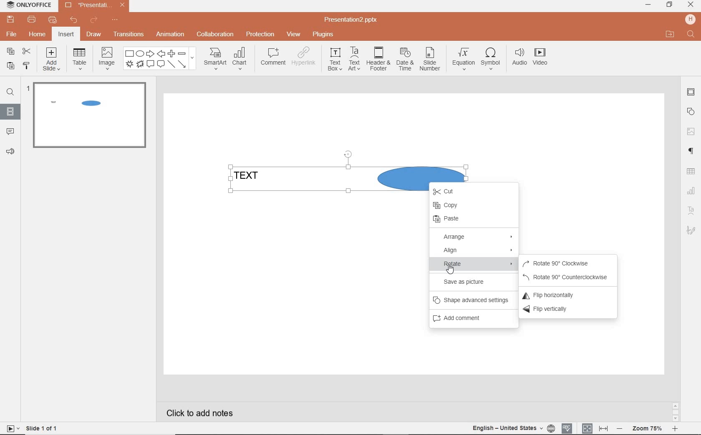  Describe the element at coordinates (12, 35) in the screenshot. I see `file` at that location.